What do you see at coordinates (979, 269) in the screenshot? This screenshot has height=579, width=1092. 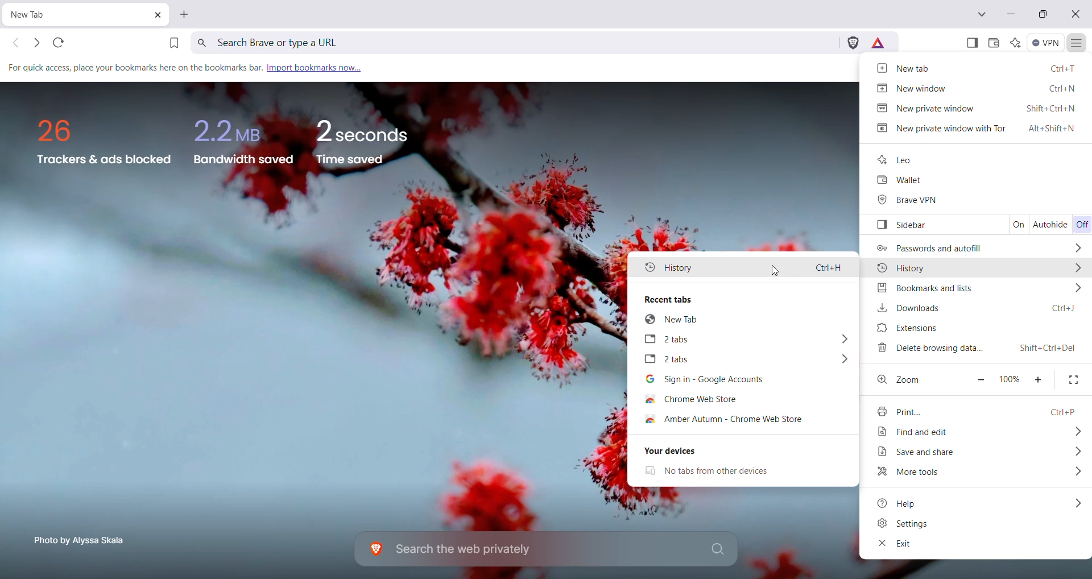 I see `History` at bounding box center [979, 269].